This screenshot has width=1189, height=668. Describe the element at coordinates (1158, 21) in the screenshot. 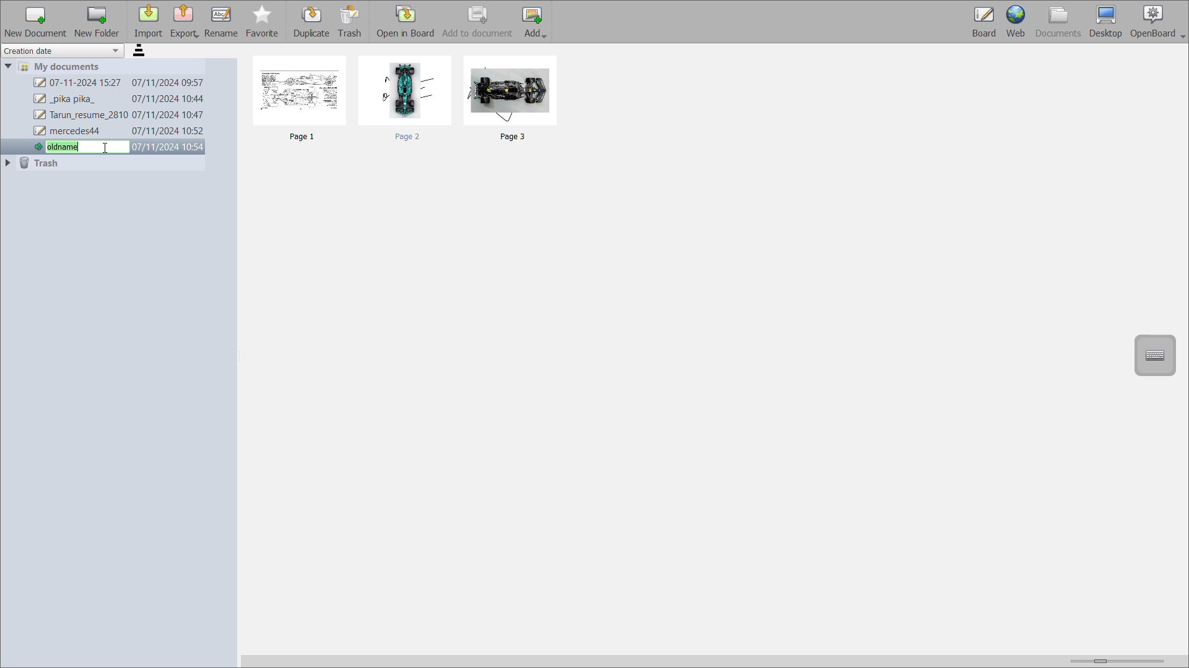

I see `openboard` at that location.